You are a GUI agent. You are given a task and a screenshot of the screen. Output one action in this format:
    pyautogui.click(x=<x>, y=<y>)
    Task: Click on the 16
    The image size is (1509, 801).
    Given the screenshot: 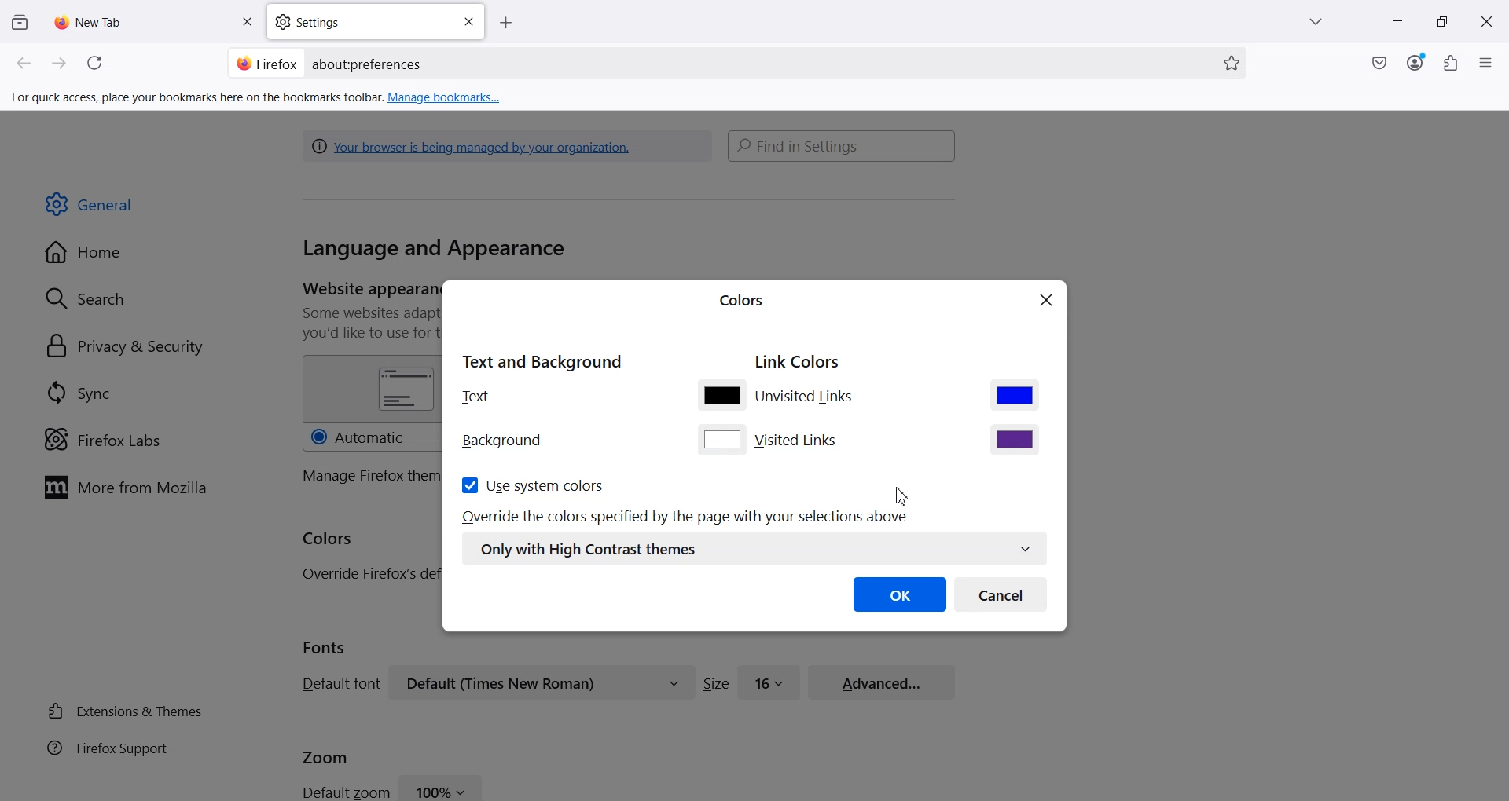 What is the action you would take?
    pyautogui.click(x=769, y=681)
    